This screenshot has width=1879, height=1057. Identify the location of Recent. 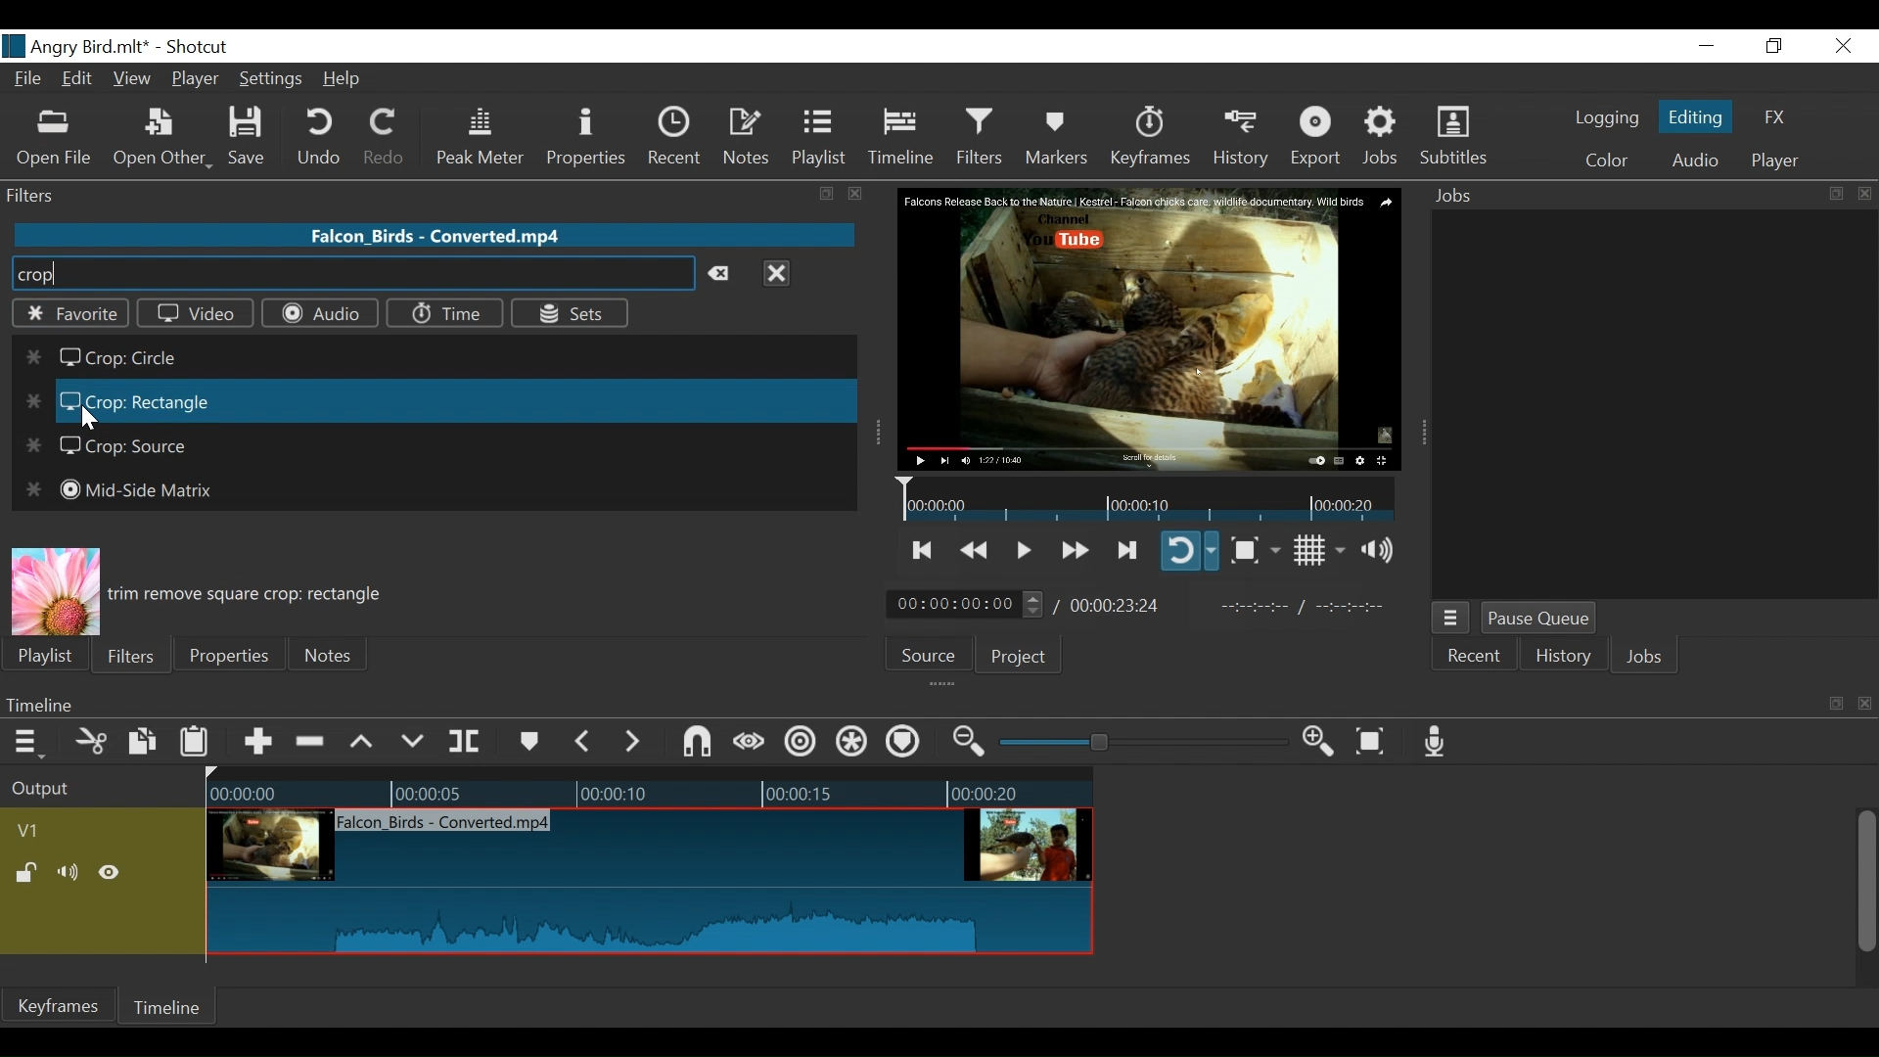
(1472, 659).